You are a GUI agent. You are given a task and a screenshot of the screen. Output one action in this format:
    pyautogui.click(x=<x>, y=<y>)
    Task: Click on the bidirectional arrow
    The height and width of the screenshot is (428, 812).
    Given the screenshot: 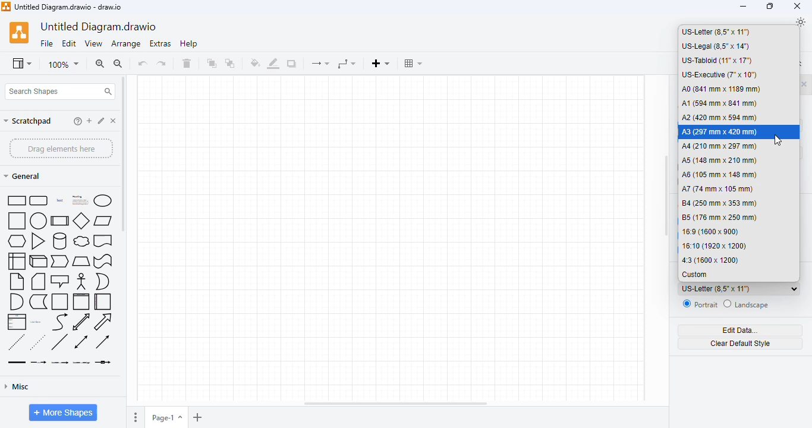 What is the action you would take?
    pyautogui.click(x=81, y=322)
    